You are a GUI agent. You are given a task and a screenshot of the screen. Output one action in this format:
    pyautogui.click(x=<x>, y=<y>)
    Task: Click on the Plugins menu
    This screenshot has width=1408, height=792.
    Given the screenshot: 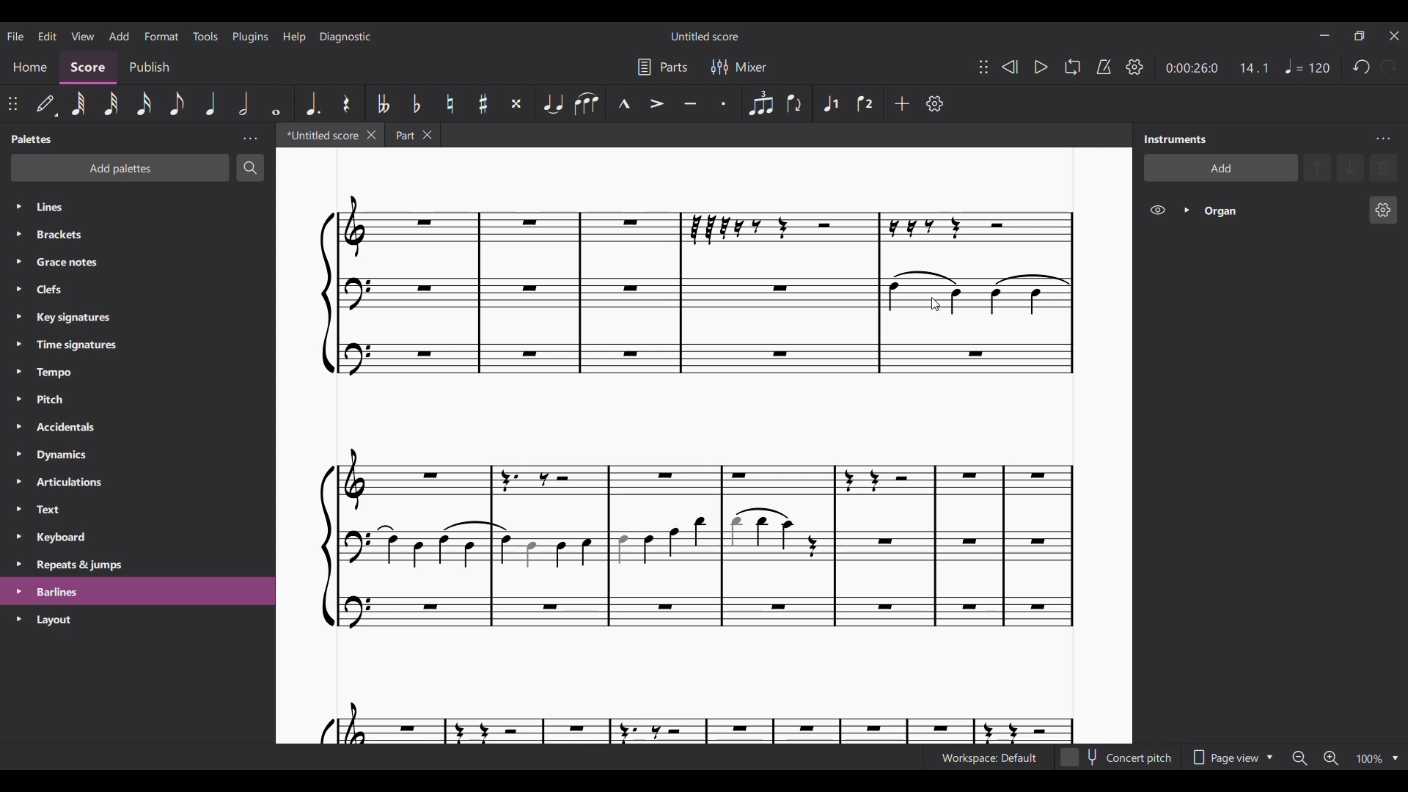 What is the action you would take?
    pyautogui.click(x=251, y=36)
    